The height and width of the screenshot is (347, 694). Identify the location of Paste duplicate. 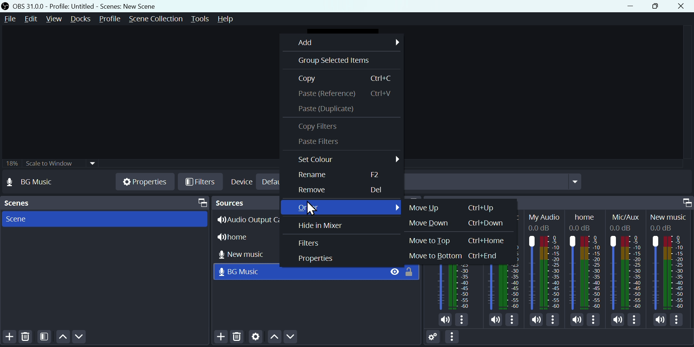
(335, 109).